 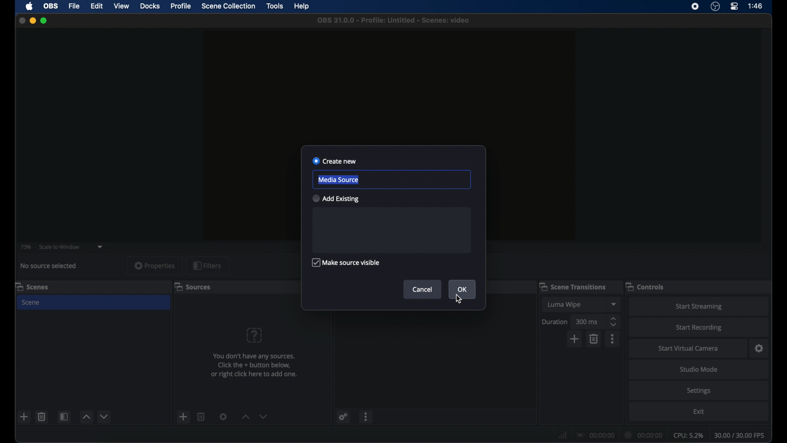 I want to click on sources, so click(x=193, y=287).